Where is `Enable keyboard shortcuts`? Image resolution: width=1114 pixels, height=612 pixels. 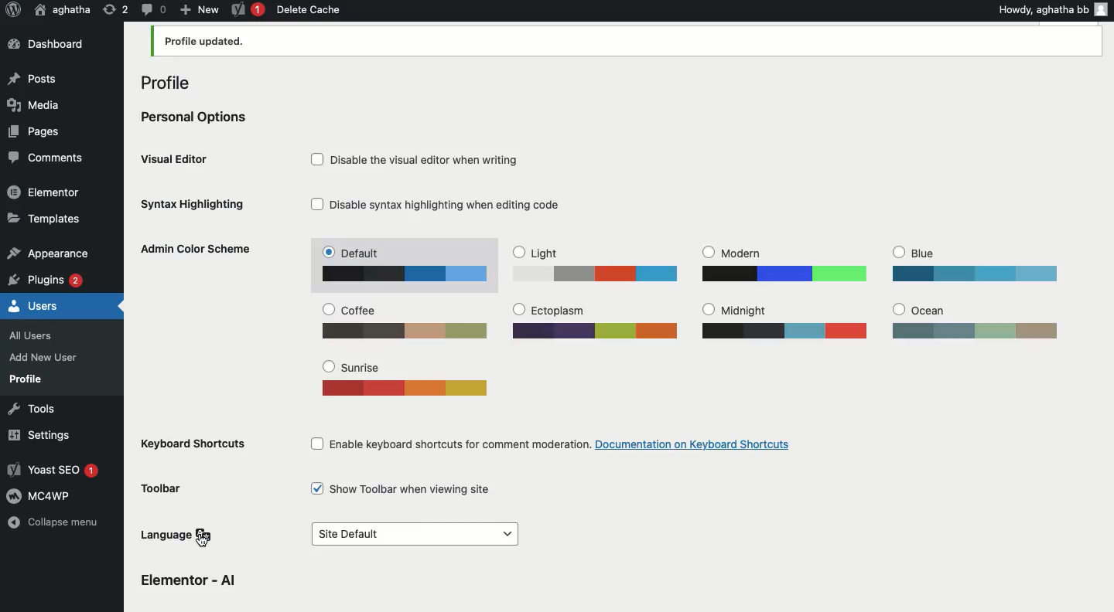
Enable keyboard shortcuts is located at coordinates (556, 441).